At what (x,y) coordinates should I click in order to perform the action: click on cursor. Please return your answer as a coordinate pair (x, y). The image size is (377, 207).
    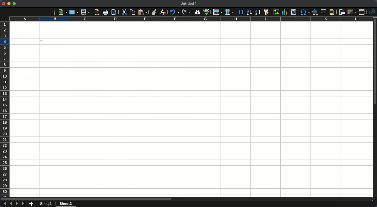
    Looking at the image, I should click on (48, 203).